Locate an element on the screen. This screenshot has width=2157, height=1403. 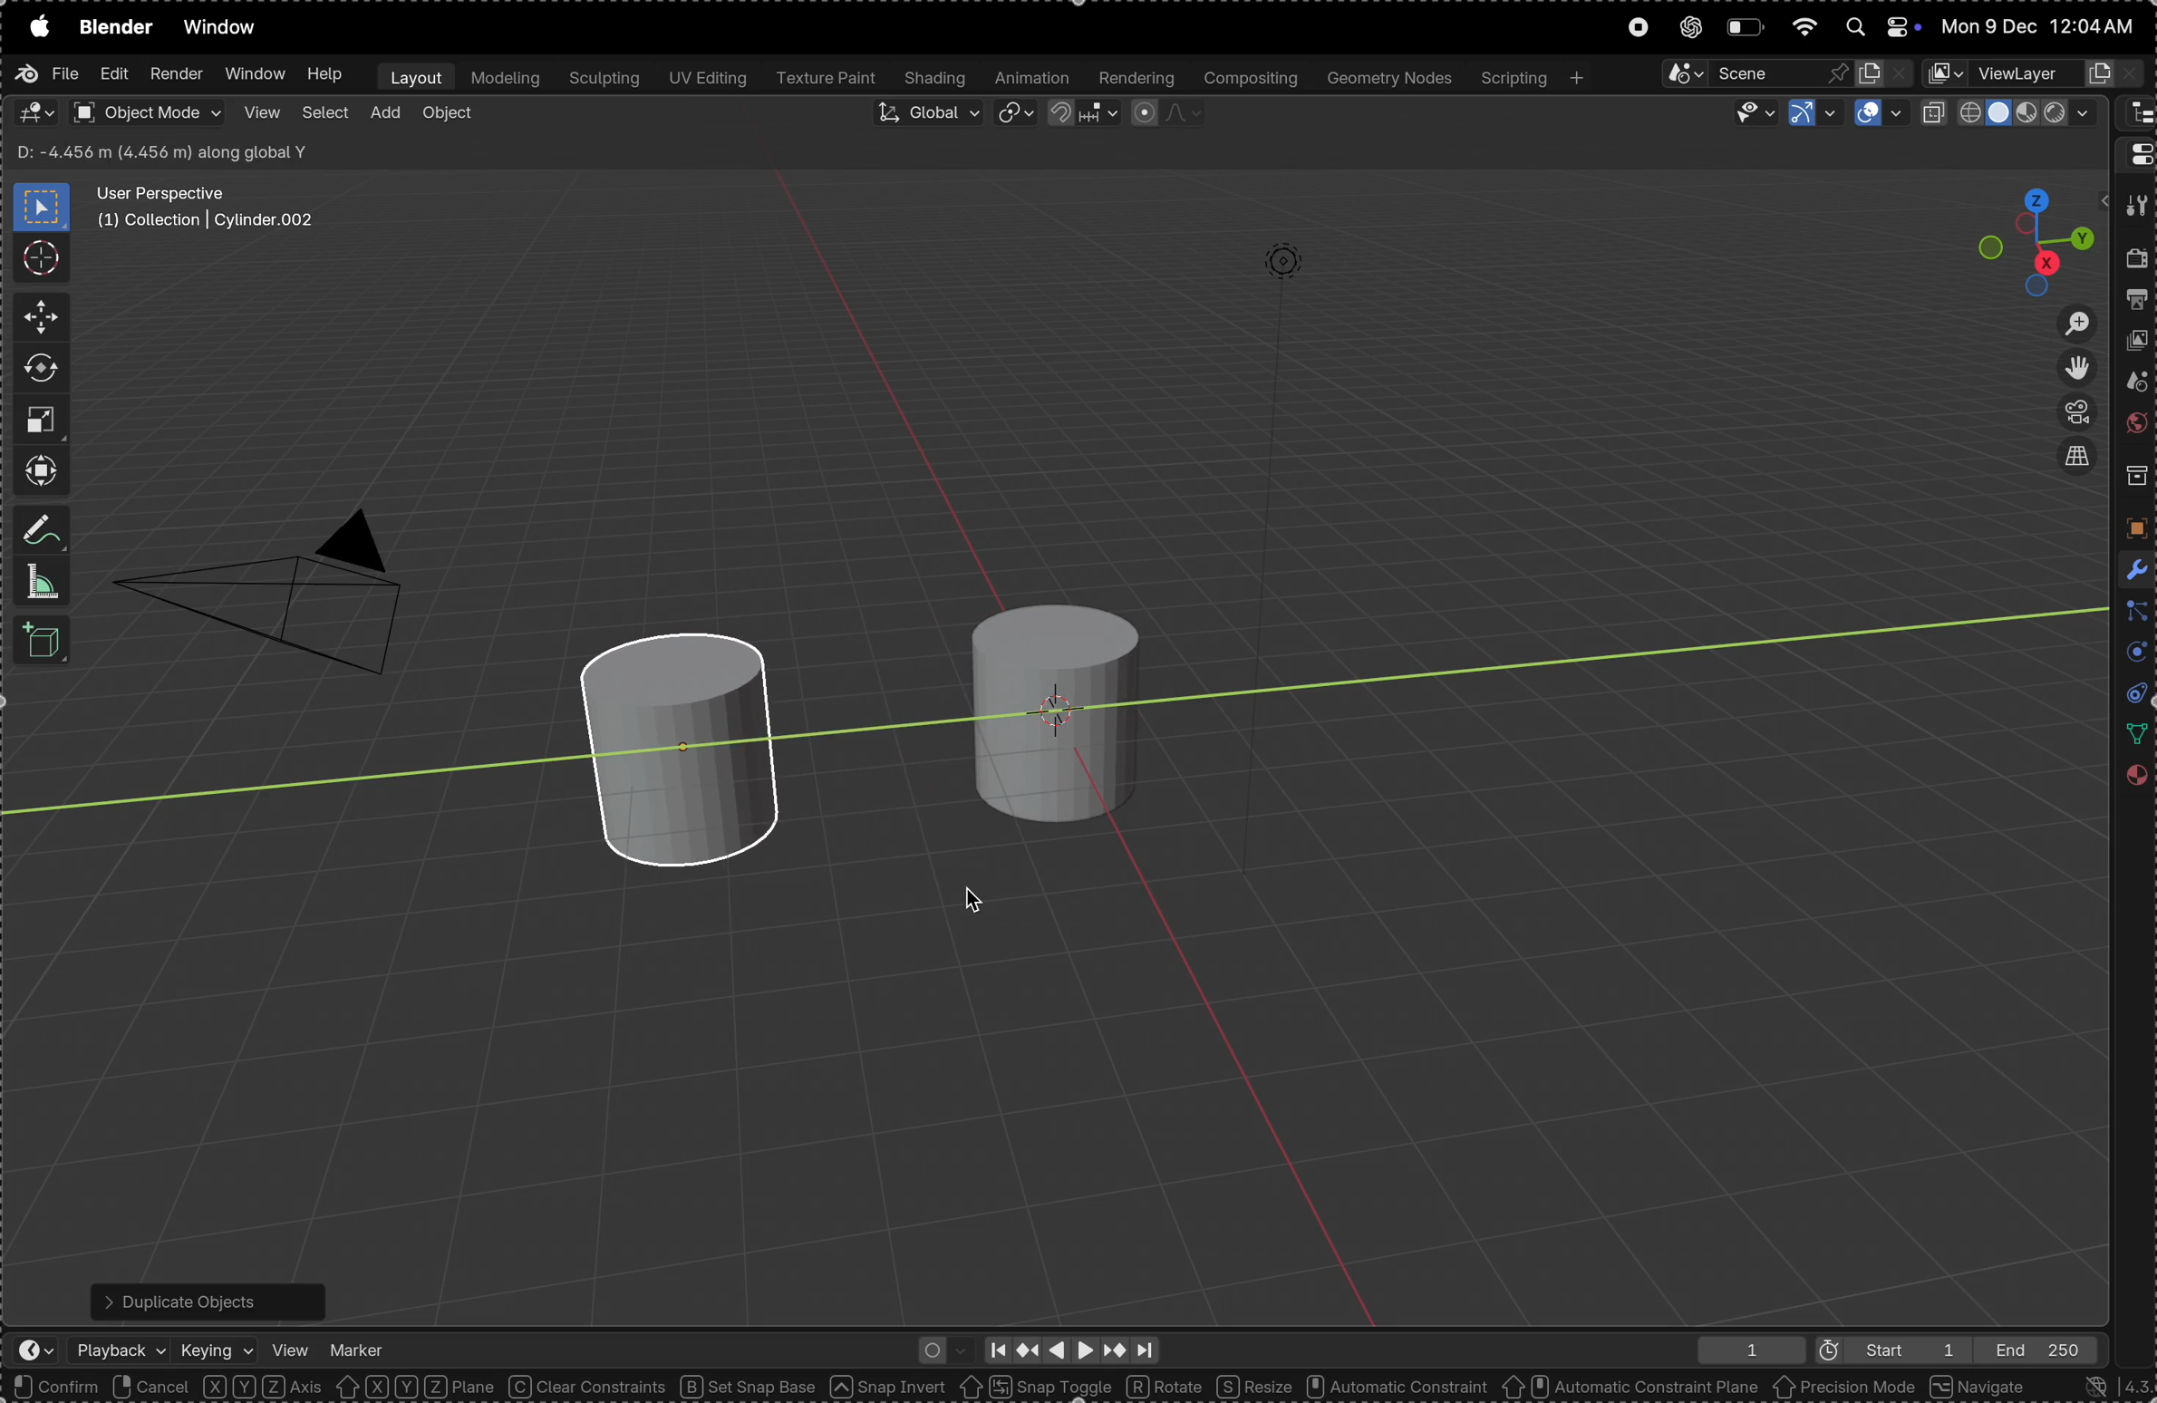
select current views is located at coordinates (2075, 463).